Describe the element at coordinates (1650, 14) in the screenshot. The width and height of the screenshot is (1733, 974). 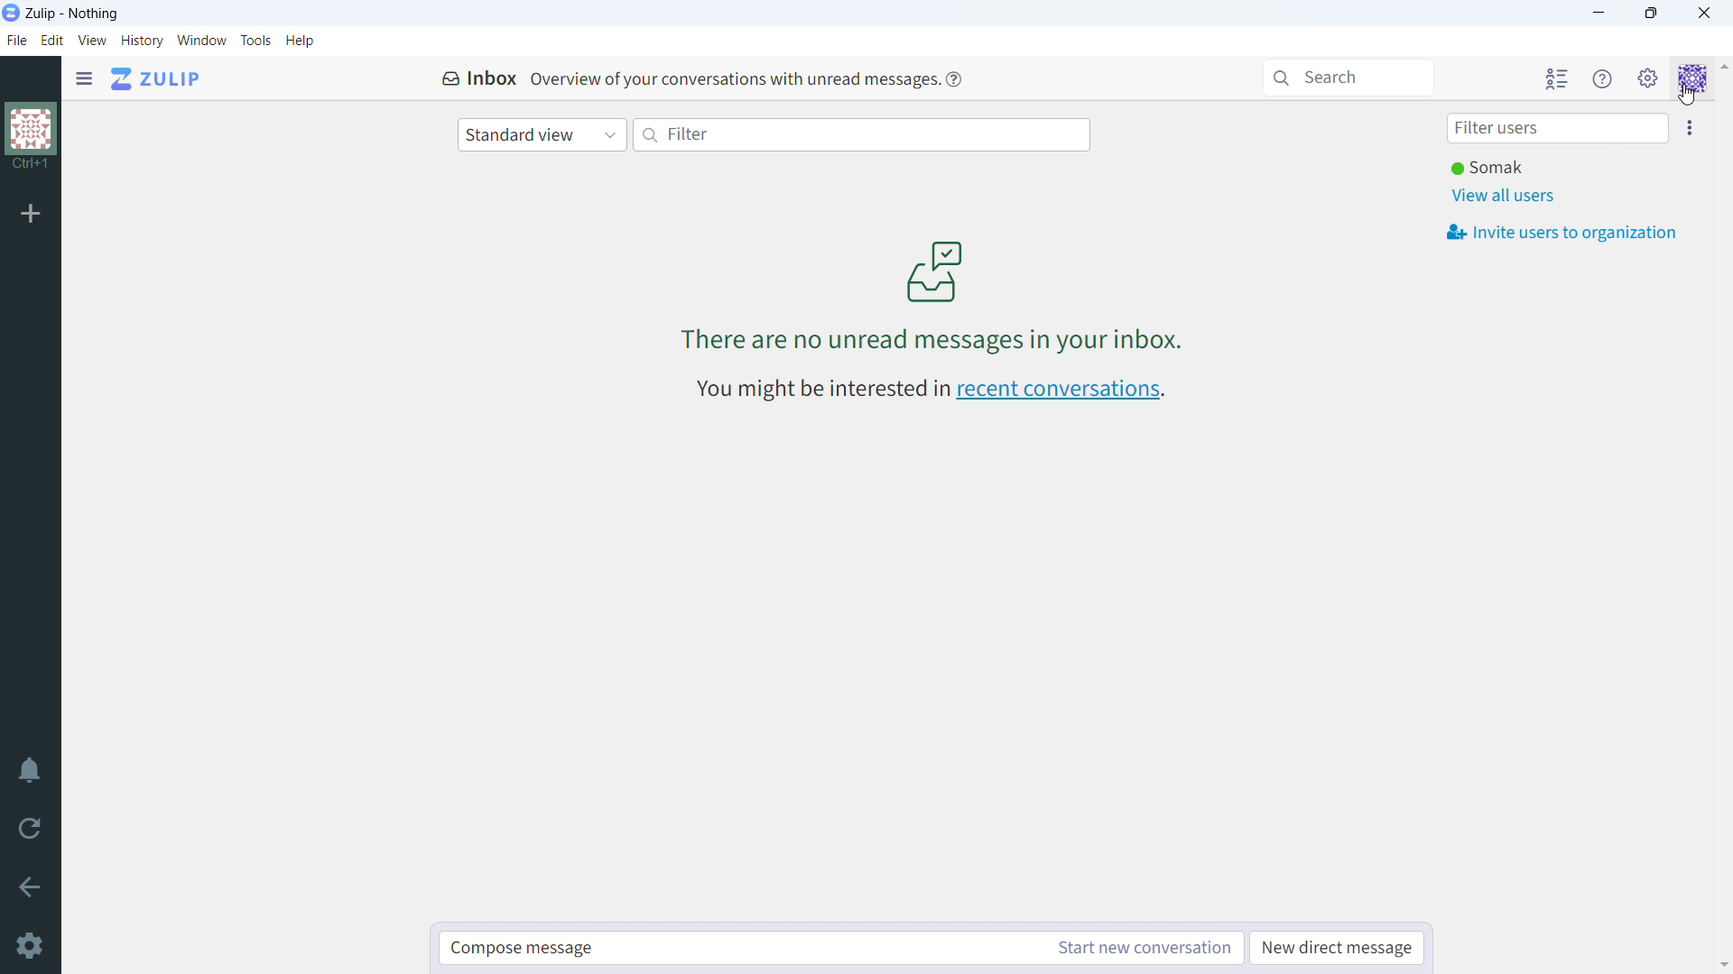
I see `maximize` at that location.